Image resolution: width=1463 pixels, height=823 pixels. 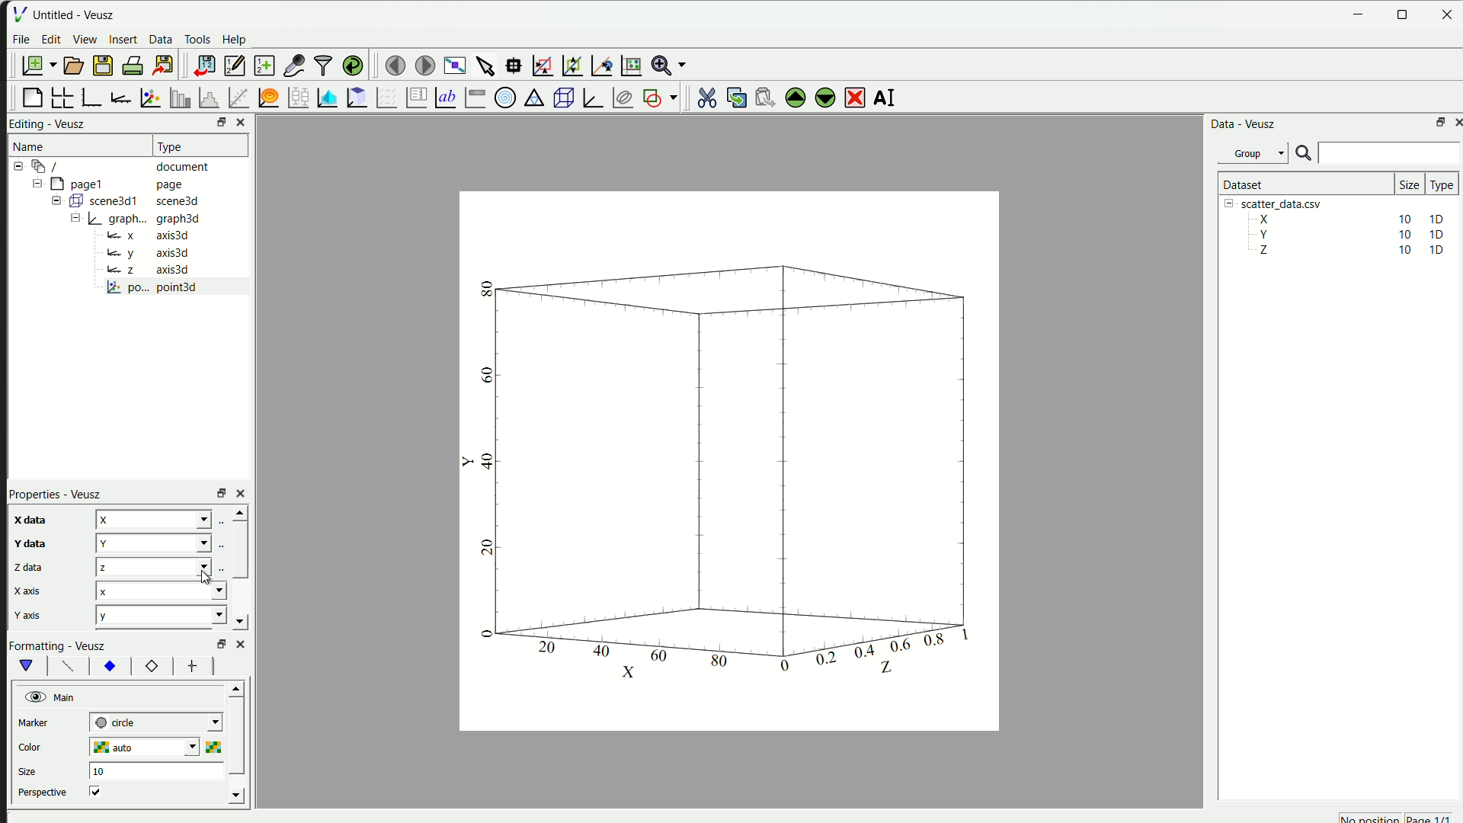 I want to click on left right button, so click(x=235, y=666).